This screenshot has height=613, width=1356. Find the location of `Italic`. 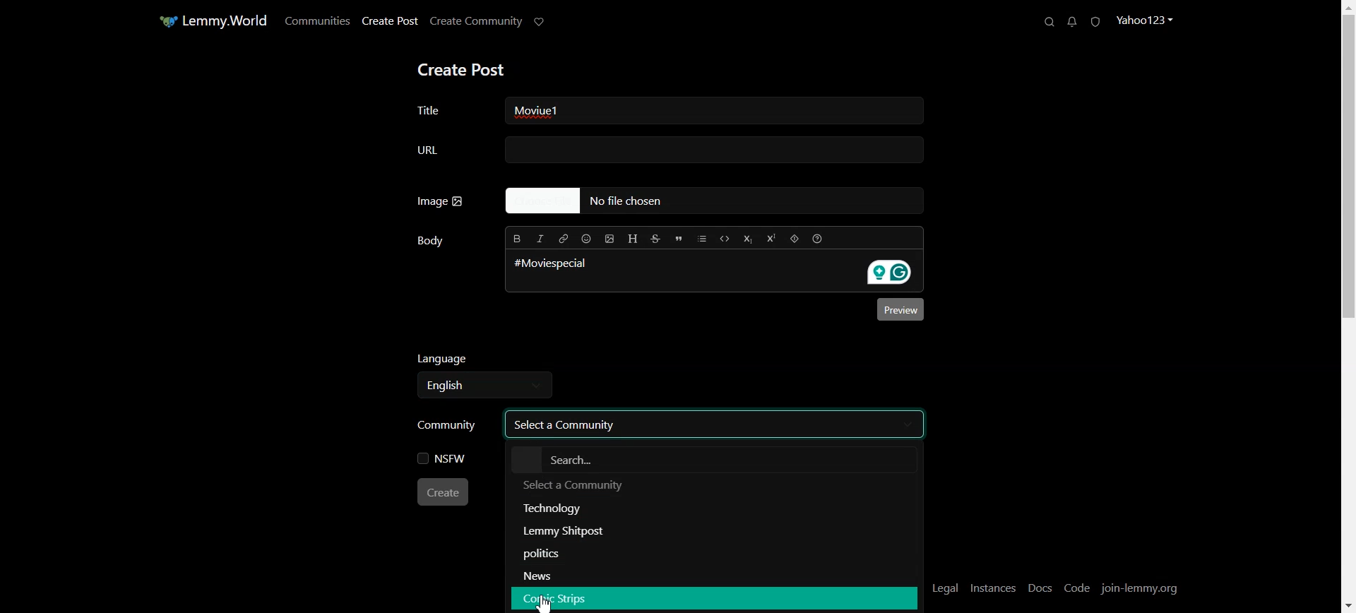

Italic is located at coordinates (537, 239).